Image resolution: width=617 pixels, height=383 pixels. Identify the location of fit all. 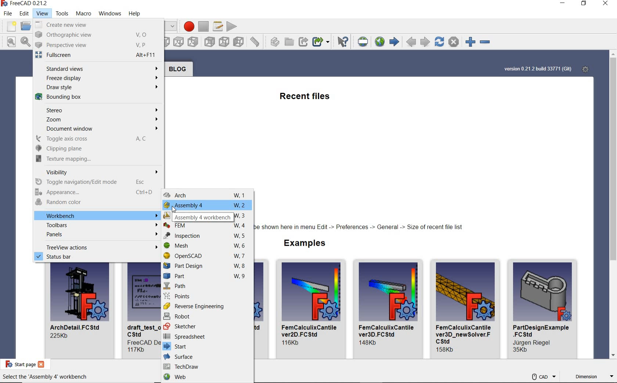
(10, 42).